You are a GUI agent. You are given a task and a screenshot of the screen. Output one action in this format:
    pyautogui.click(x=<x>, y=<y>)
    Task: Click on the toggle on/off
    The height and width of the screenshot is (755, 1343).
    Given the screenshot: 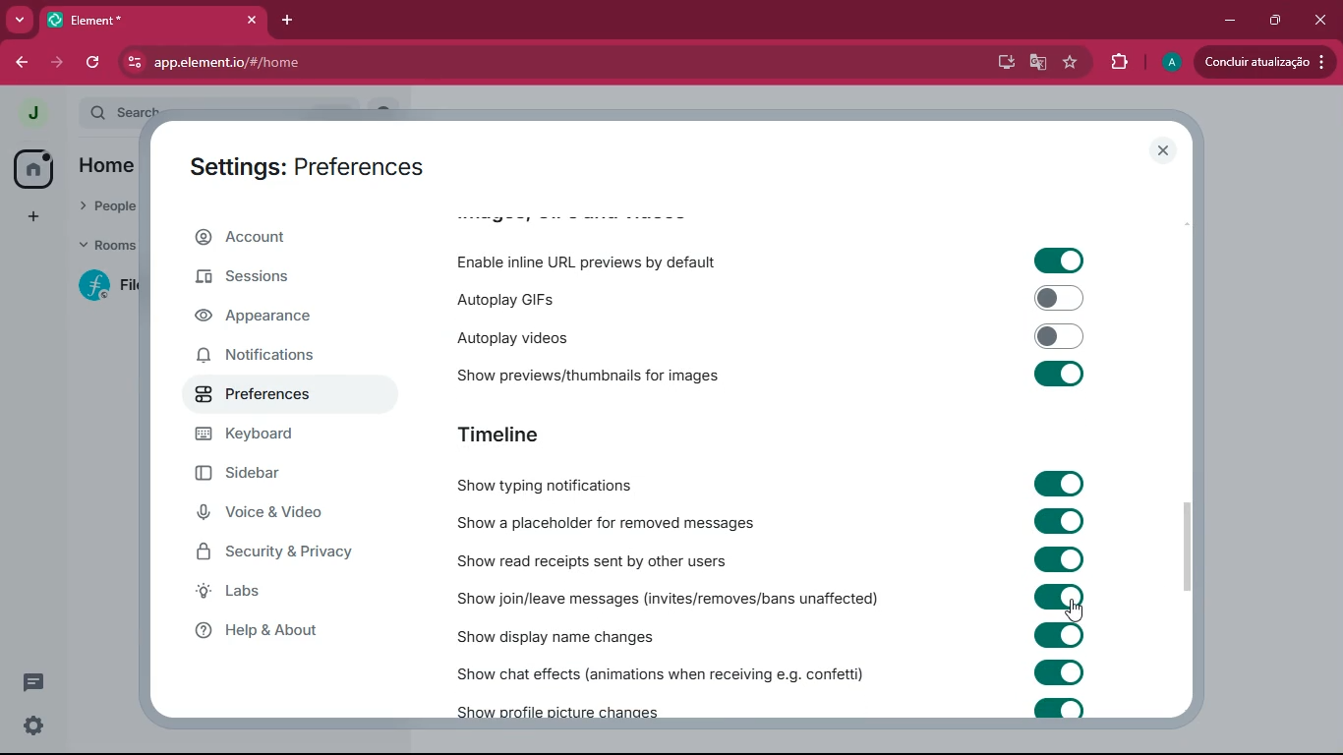 What is the action you would take?
    pyautogui.click(x=1060, y=636)
    